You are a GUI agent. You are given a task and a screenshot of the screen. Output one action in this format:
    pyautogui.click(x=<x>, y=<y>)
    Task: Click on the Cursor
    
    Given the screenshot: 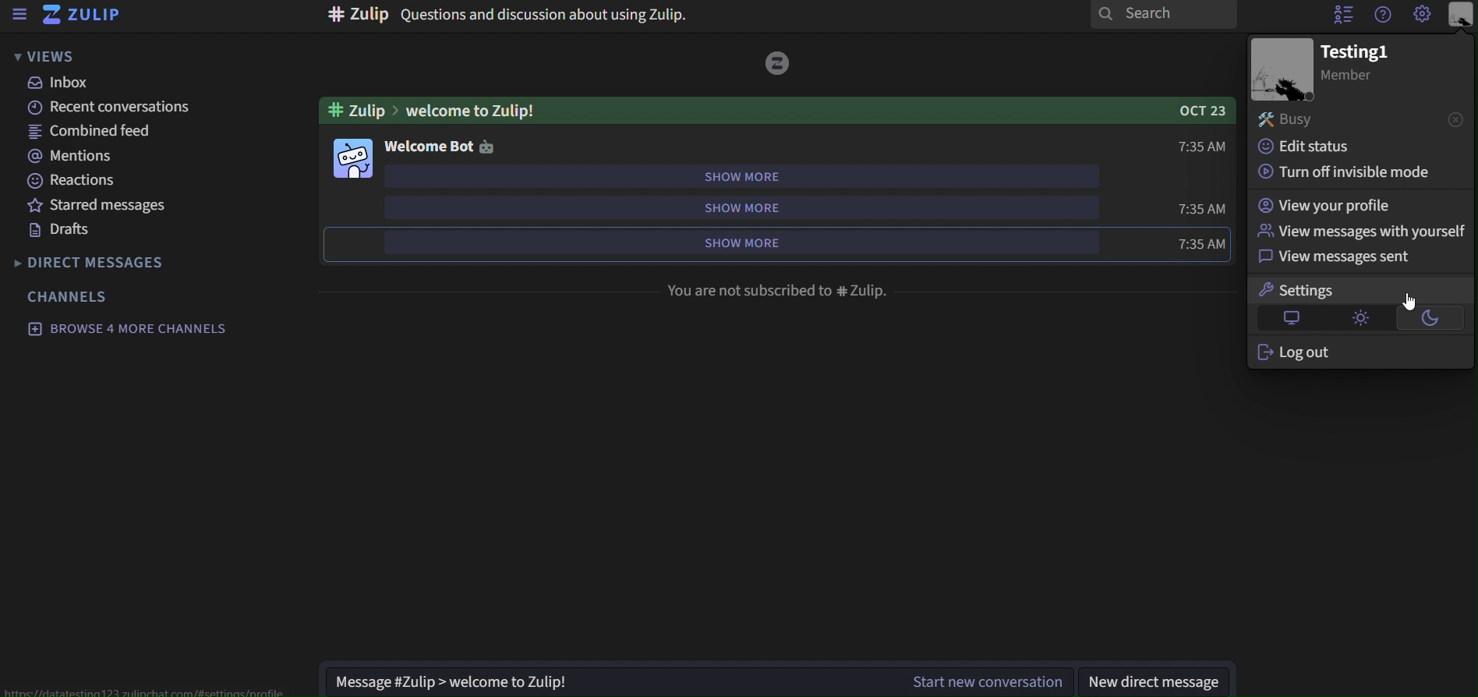 What is the action you would take?
    pyautogui.click(x=1410, y=301)
    